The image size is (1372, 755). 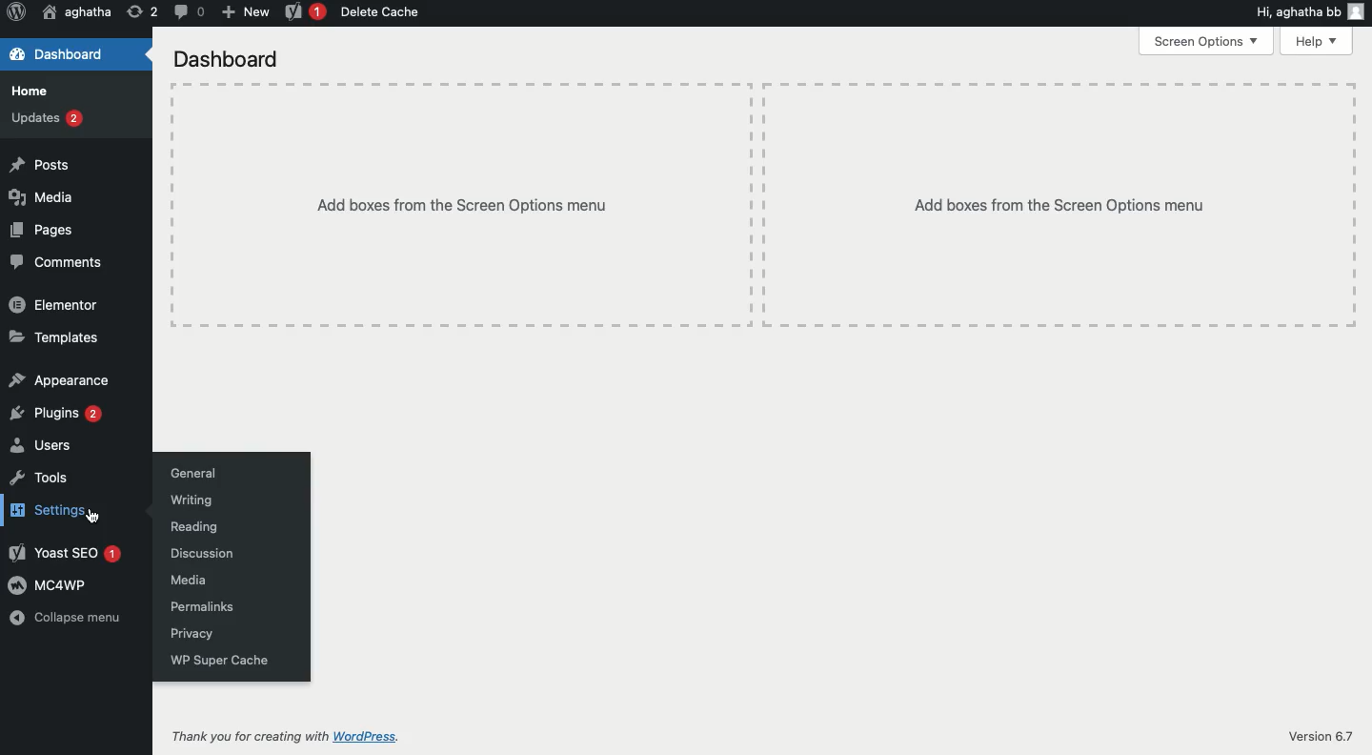 What do you see at coordinates (1060, 207) in the screenshot?
I see `Add boxes from the Screen Options menu` at bounding box center [1060, 207].